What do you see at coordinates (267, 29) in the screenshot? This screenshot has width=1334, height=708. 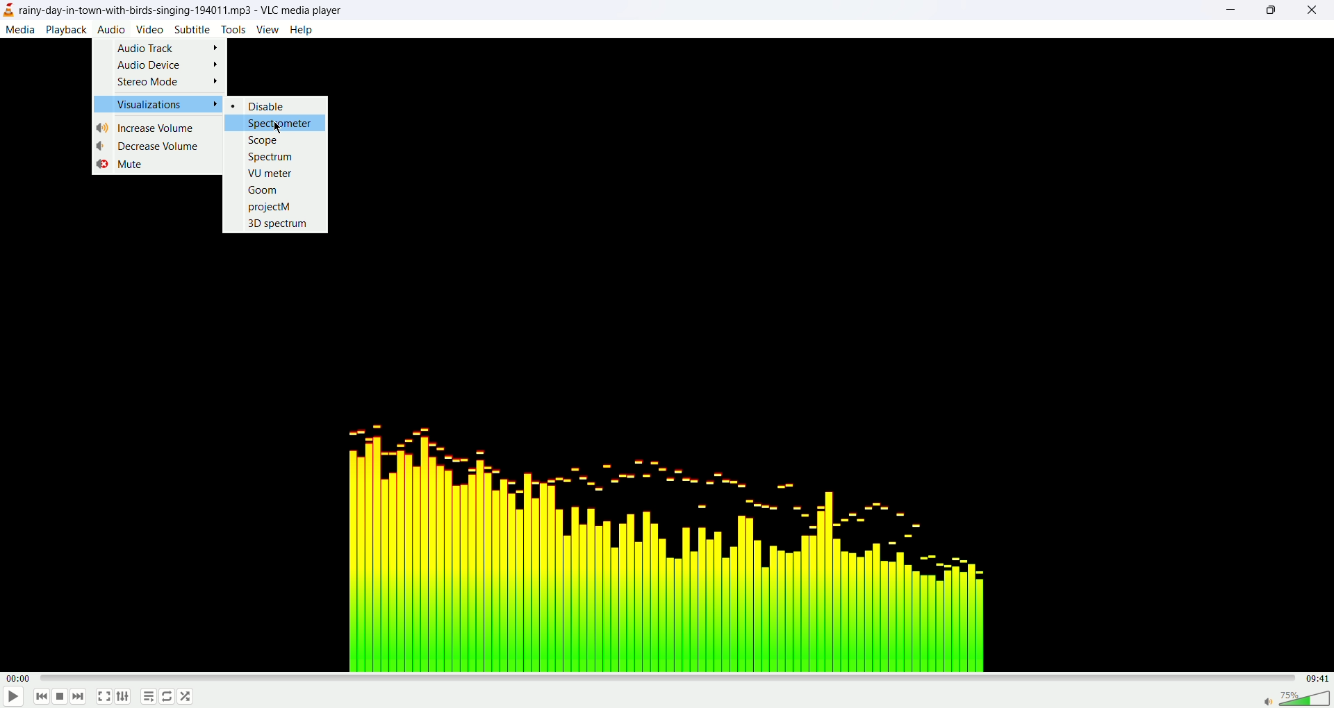 I see `view` at bounding box center [267, 29].